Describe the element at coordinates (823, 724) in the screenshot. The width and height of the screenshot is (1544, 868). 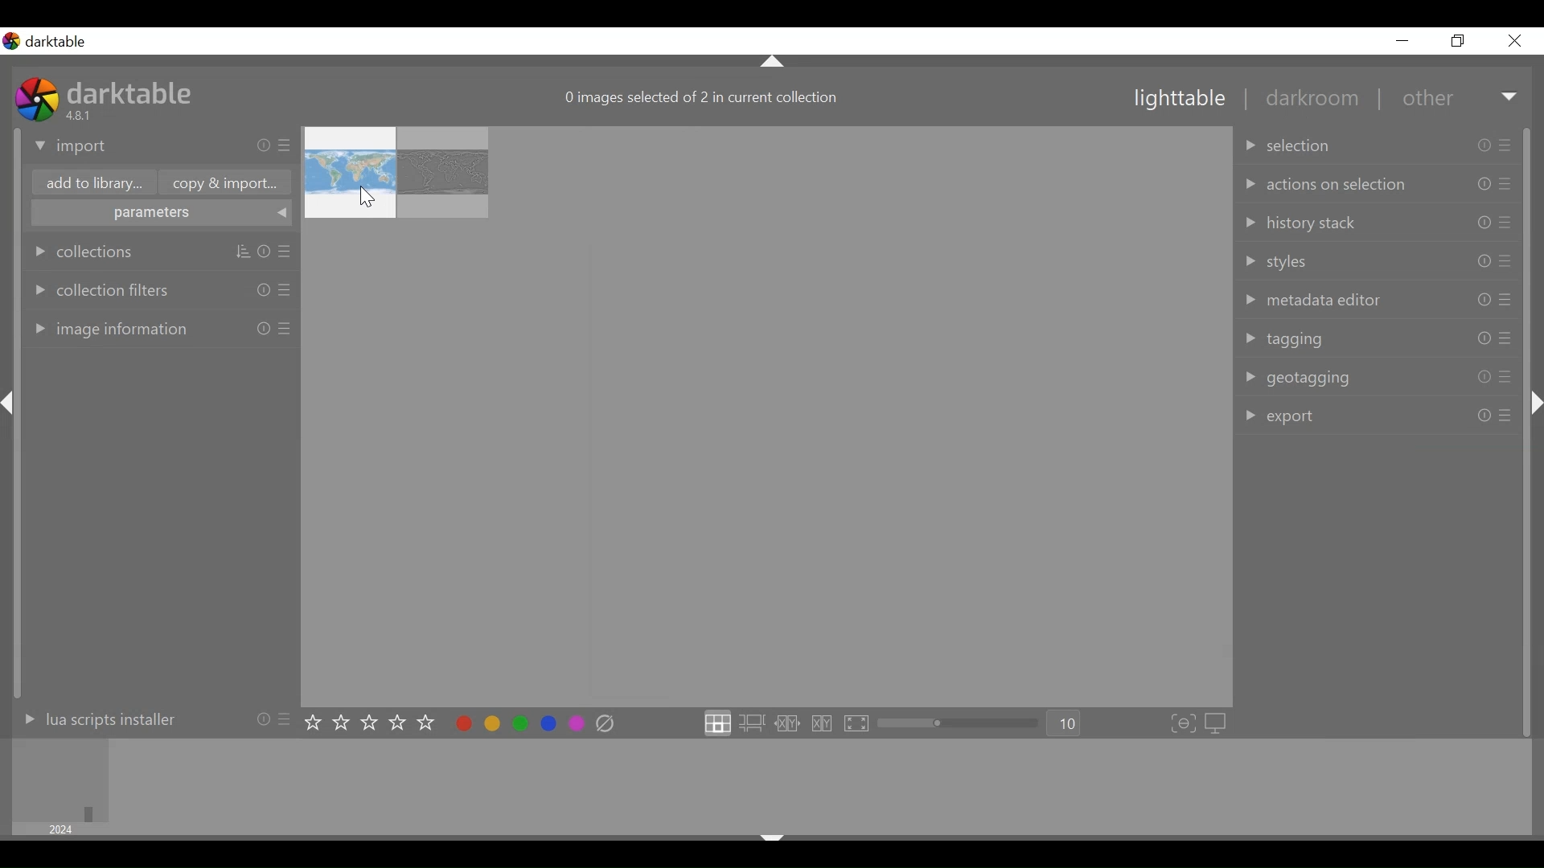
I see `click to enter culling layout in dynamic mode` at that location.